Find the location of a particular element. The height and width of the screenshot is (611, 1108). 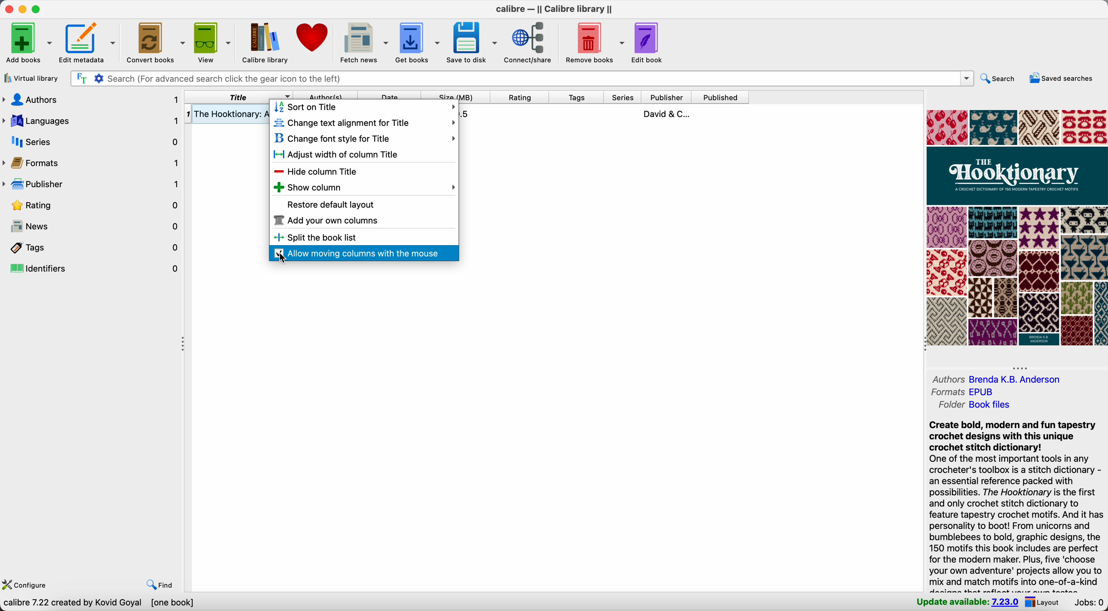

click on allow moving columns with the mouse is located at coordinates (365, 255).